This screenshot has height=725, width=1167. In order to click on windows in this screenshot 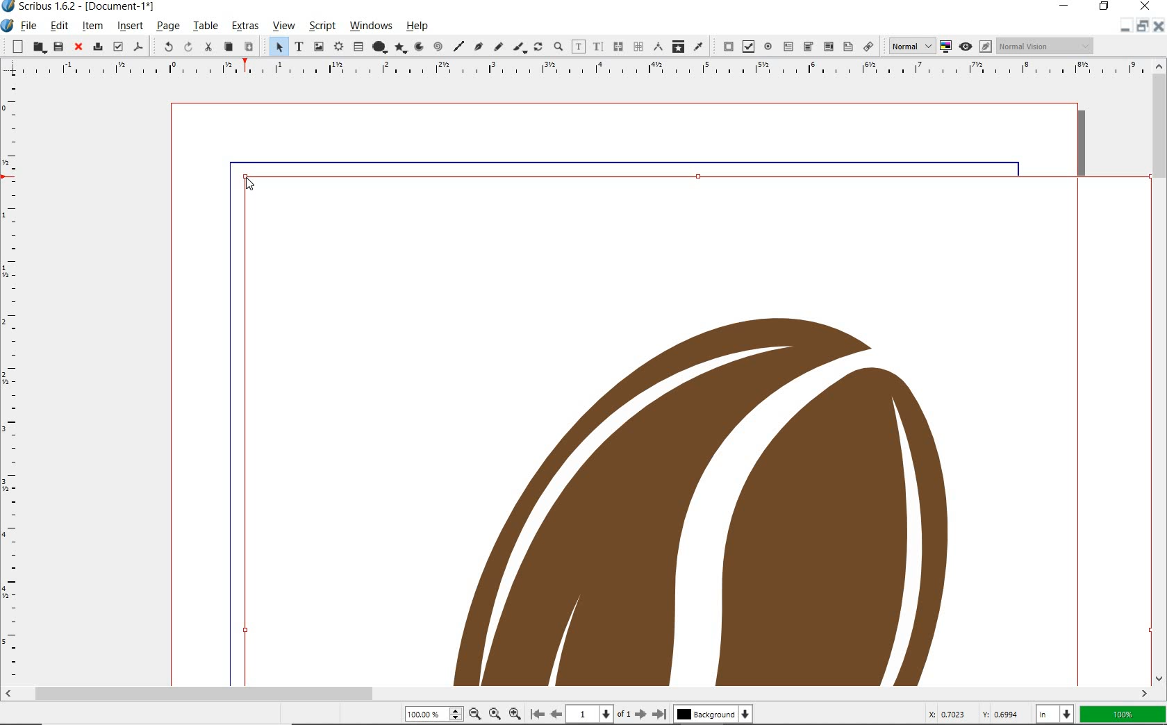, I will do `click(370, 25)`.